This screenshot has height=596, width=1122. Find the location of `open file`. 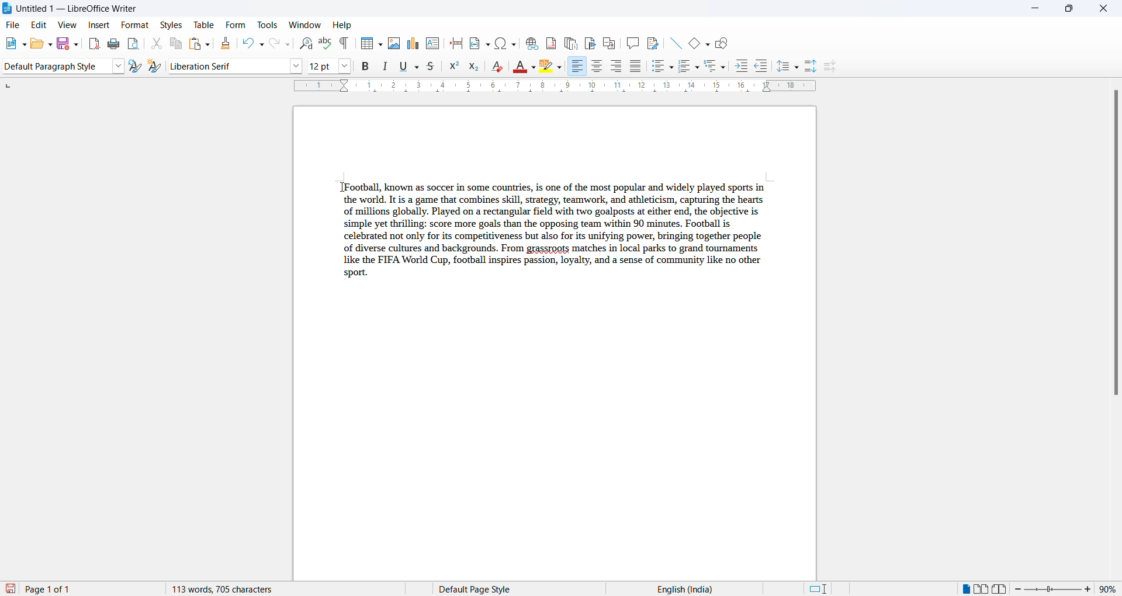

open file is located at coordinates (34, 44).